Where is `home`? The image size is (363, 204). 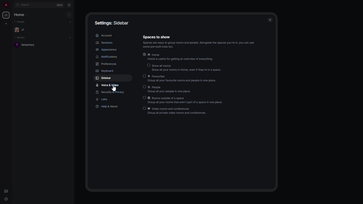
home is located at coordinates (6, 15).